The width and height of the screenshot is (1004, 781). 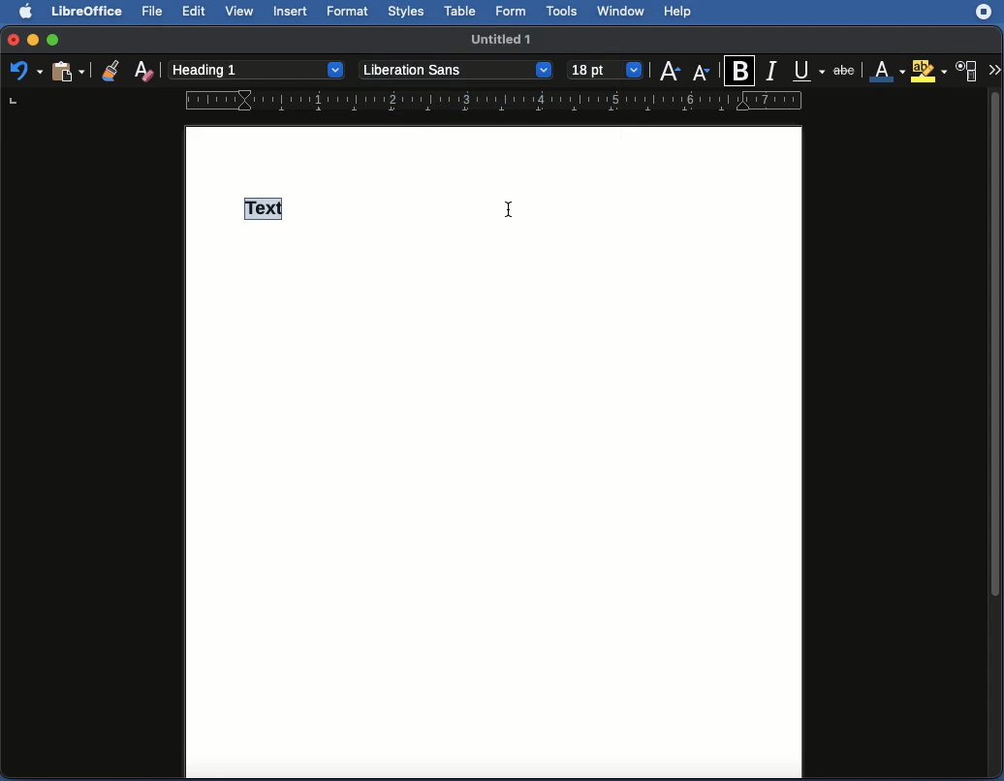 What do you see at coordinates (994, 71) in the screenshot?
I see `More` at bounding box center [994, 71].